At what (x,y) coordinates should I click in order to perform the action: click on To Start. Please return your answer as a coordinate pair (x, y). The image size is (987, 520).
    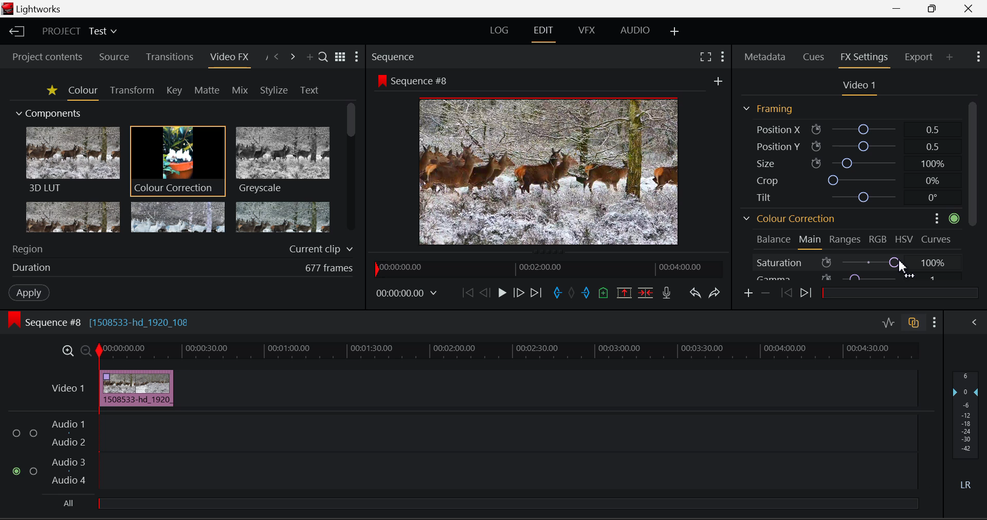
    Looking at the image, I should click on (467, 294).